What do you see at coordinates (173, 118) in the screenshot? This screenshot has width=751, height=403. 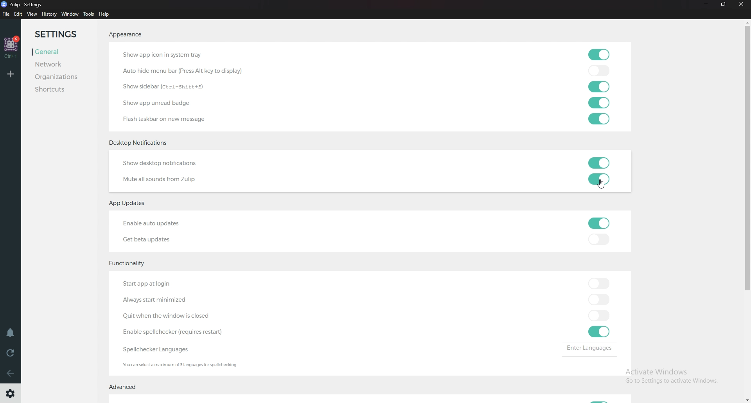 I see `flash taskbar on new message` at bounding box center [173, 118].